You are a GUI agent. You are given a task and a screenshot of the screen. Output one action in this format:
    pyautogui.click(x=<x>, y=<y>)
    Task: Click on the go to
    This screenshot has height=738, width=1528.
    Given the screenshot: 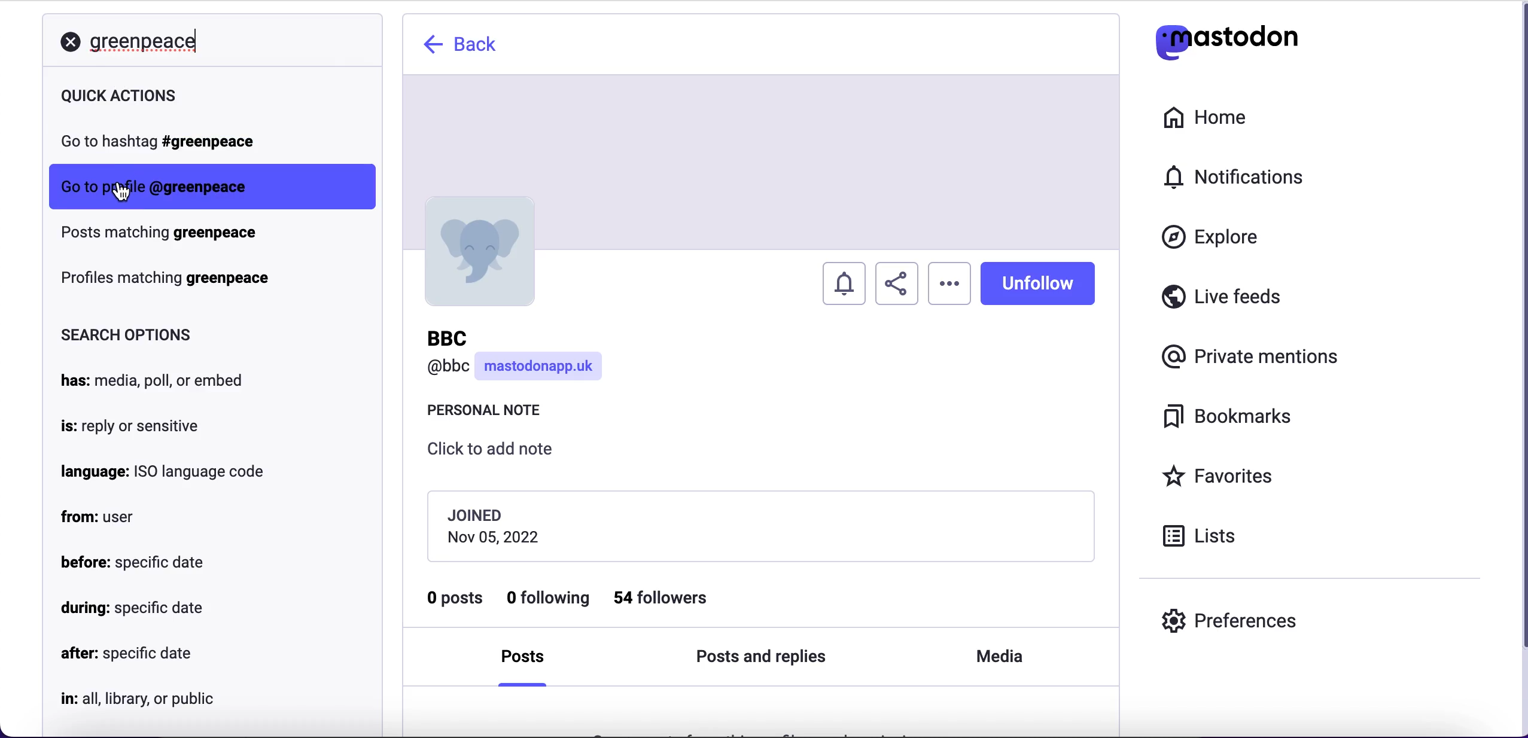 What is the action you would take?
    pyautogui.click(x=77, y=187)
    